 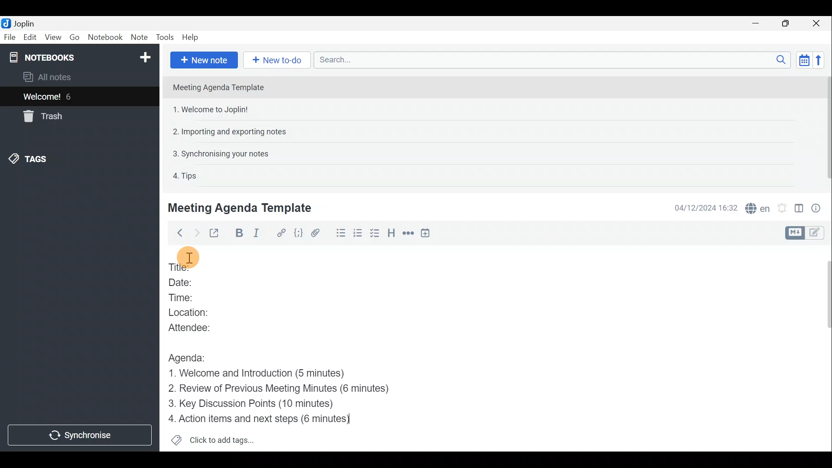 I want to click on Horizontal rule, so click(x=409, y=234).